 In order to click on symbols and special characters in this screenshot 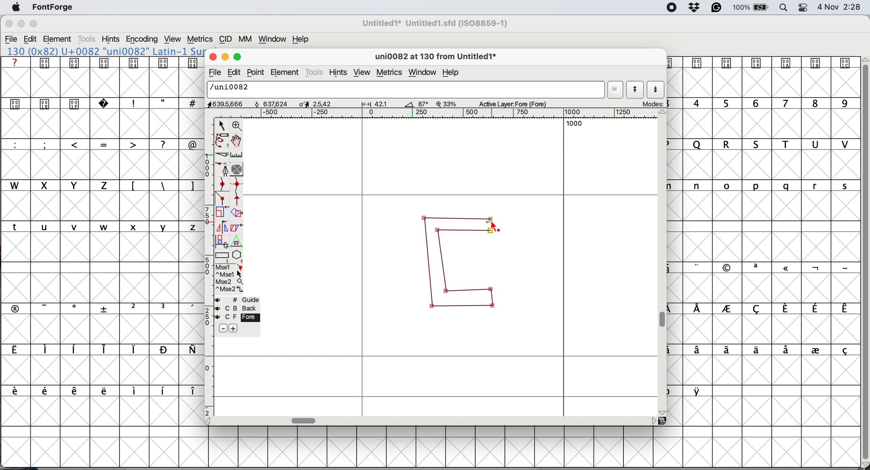, I will do `click(107, 104)`.